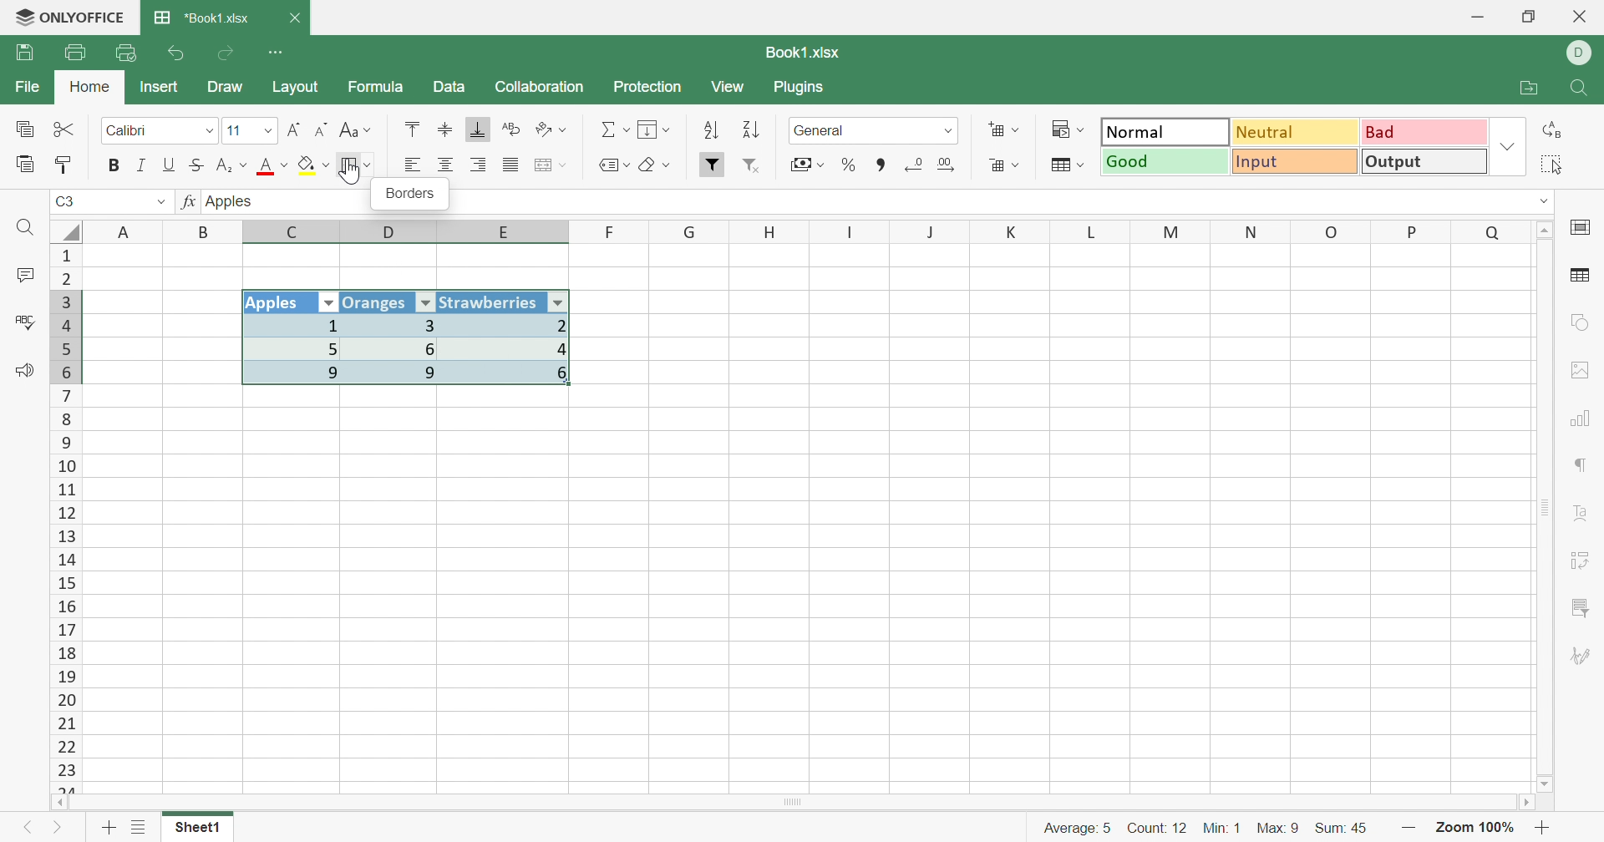  I want to click on Delete cells, so click(1002, 167).